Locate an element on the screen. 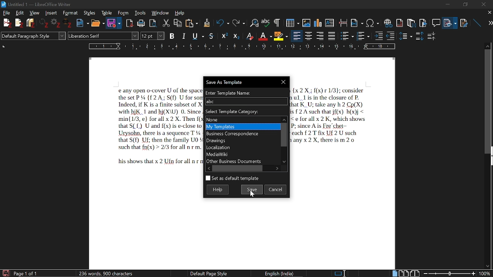 The image size is (493, 277). Insert Image is located at coordinates (304, 22).